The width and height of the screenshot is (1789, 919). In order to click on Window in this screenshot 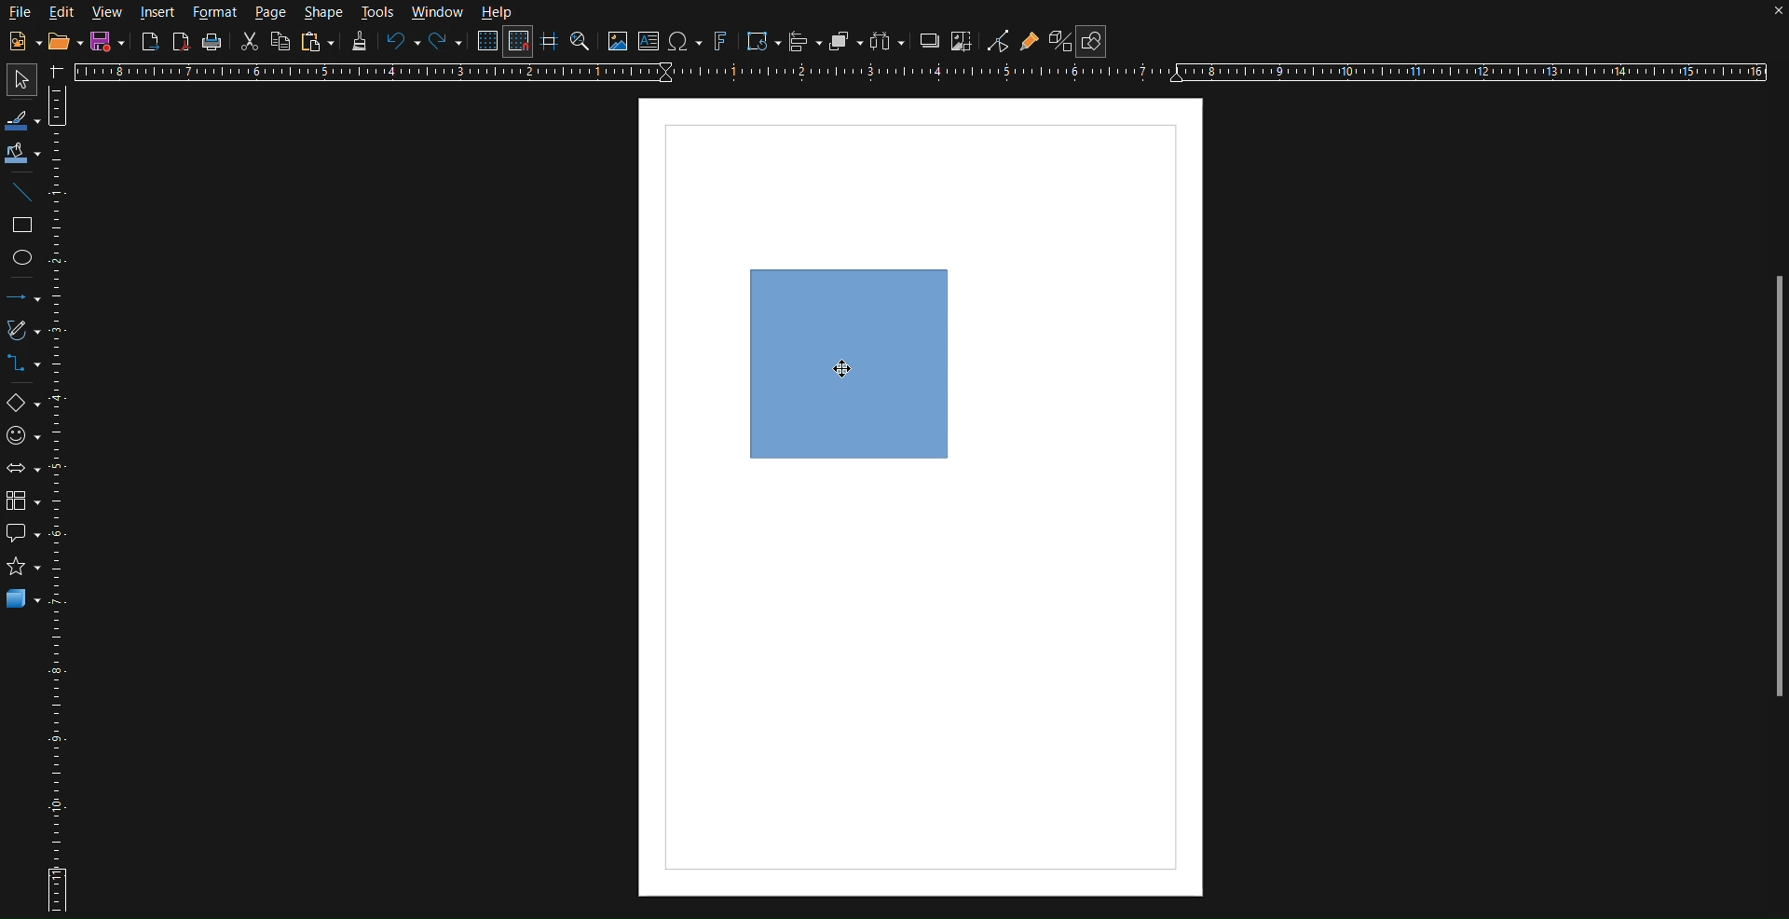, I will do `click(435, 12)`.